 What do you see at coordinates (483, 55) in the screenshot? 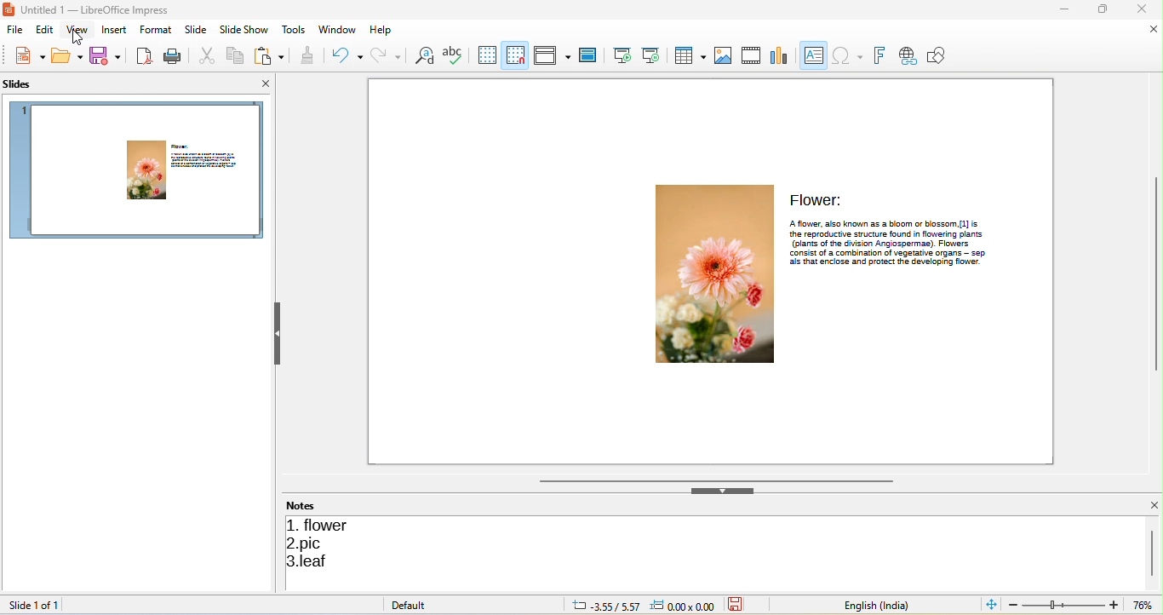
I see `display grids` at bounding box center [483, 55].